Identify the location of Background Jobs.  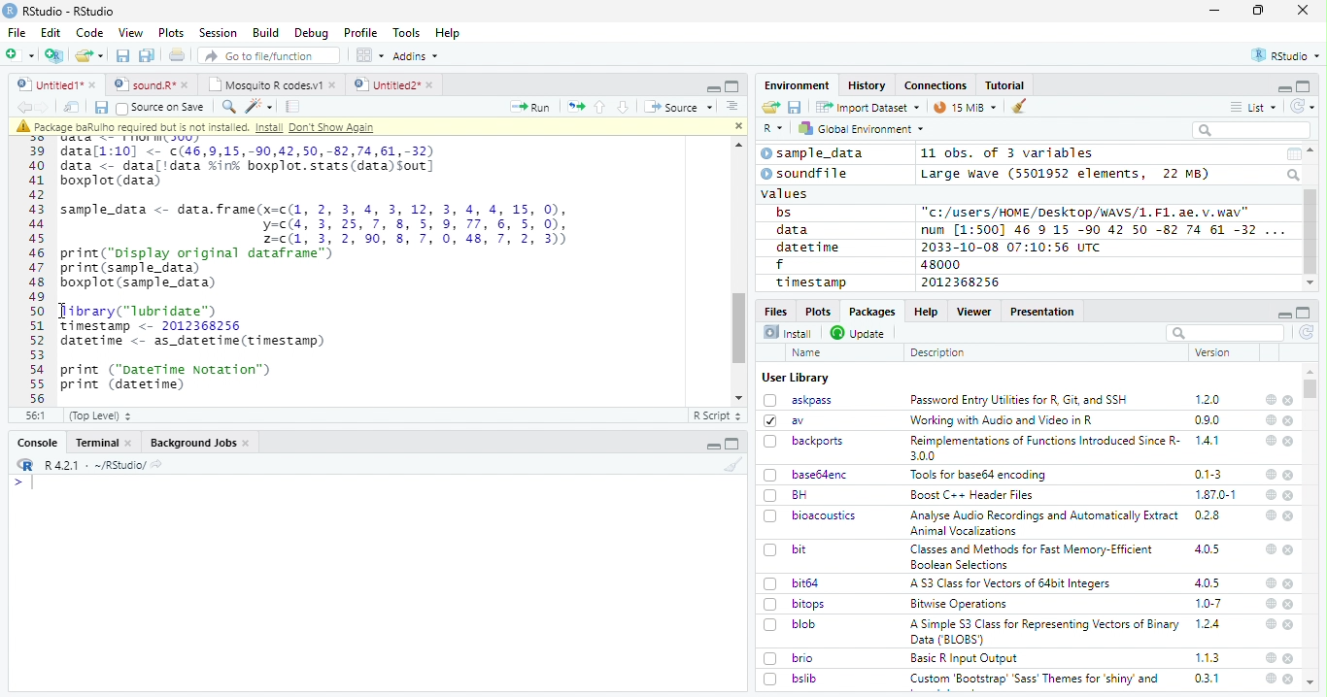
(200, 443).